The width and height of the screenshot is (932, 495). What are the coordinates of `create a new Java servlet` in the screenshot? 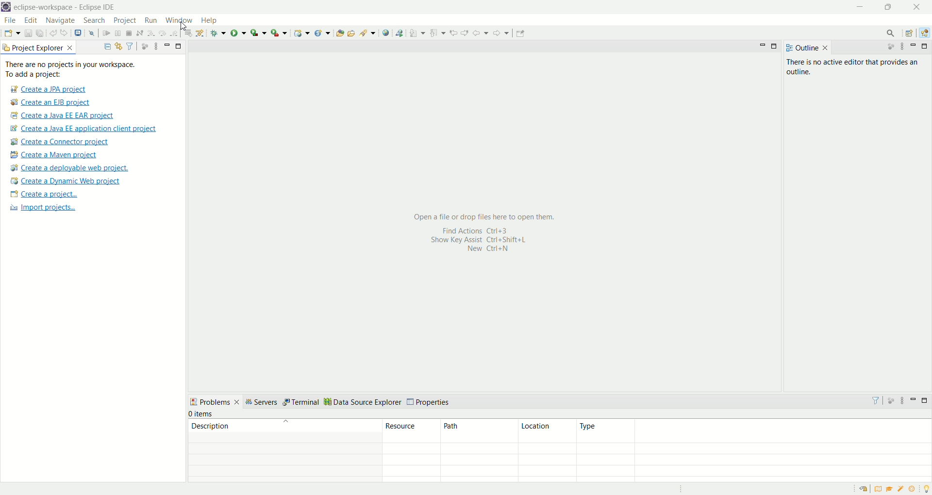 It's located at (325, 33).